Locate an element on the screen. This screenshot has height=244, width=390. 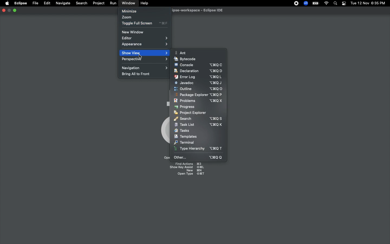
Eclipse IDE is located at coordinates (194, 11).